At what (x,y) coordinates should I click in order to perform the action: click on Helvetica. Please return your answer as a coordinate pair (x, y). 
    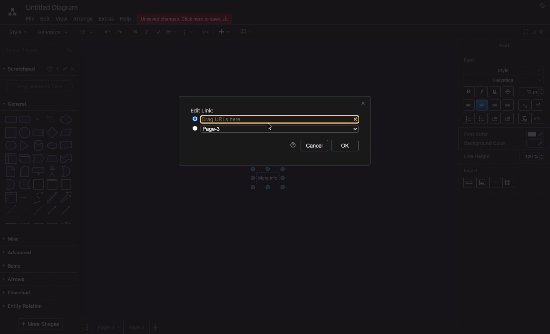
    Looking at the image, I should click on (54, 33).